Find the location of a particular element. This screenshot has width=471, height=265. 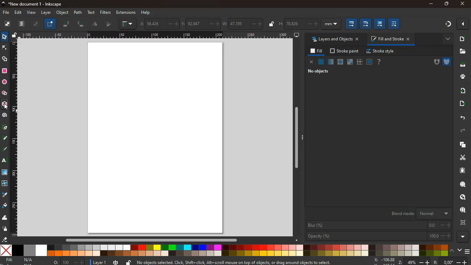

divide is located at coordinates (109, 24).